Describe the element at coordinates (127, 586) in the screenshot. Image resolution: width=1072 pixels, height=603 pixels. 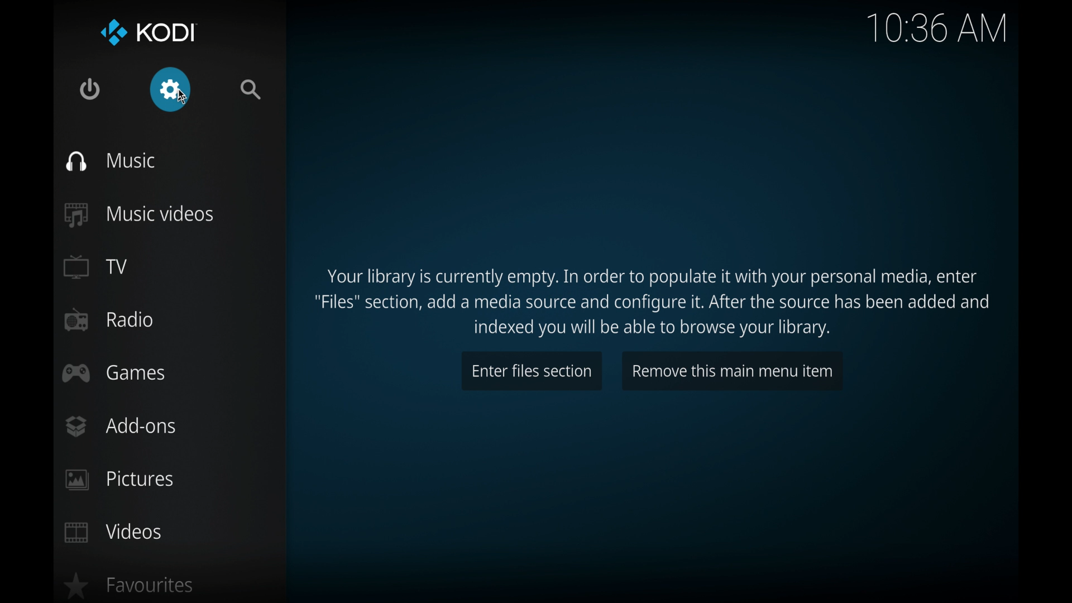
I see `favorites` at that location.